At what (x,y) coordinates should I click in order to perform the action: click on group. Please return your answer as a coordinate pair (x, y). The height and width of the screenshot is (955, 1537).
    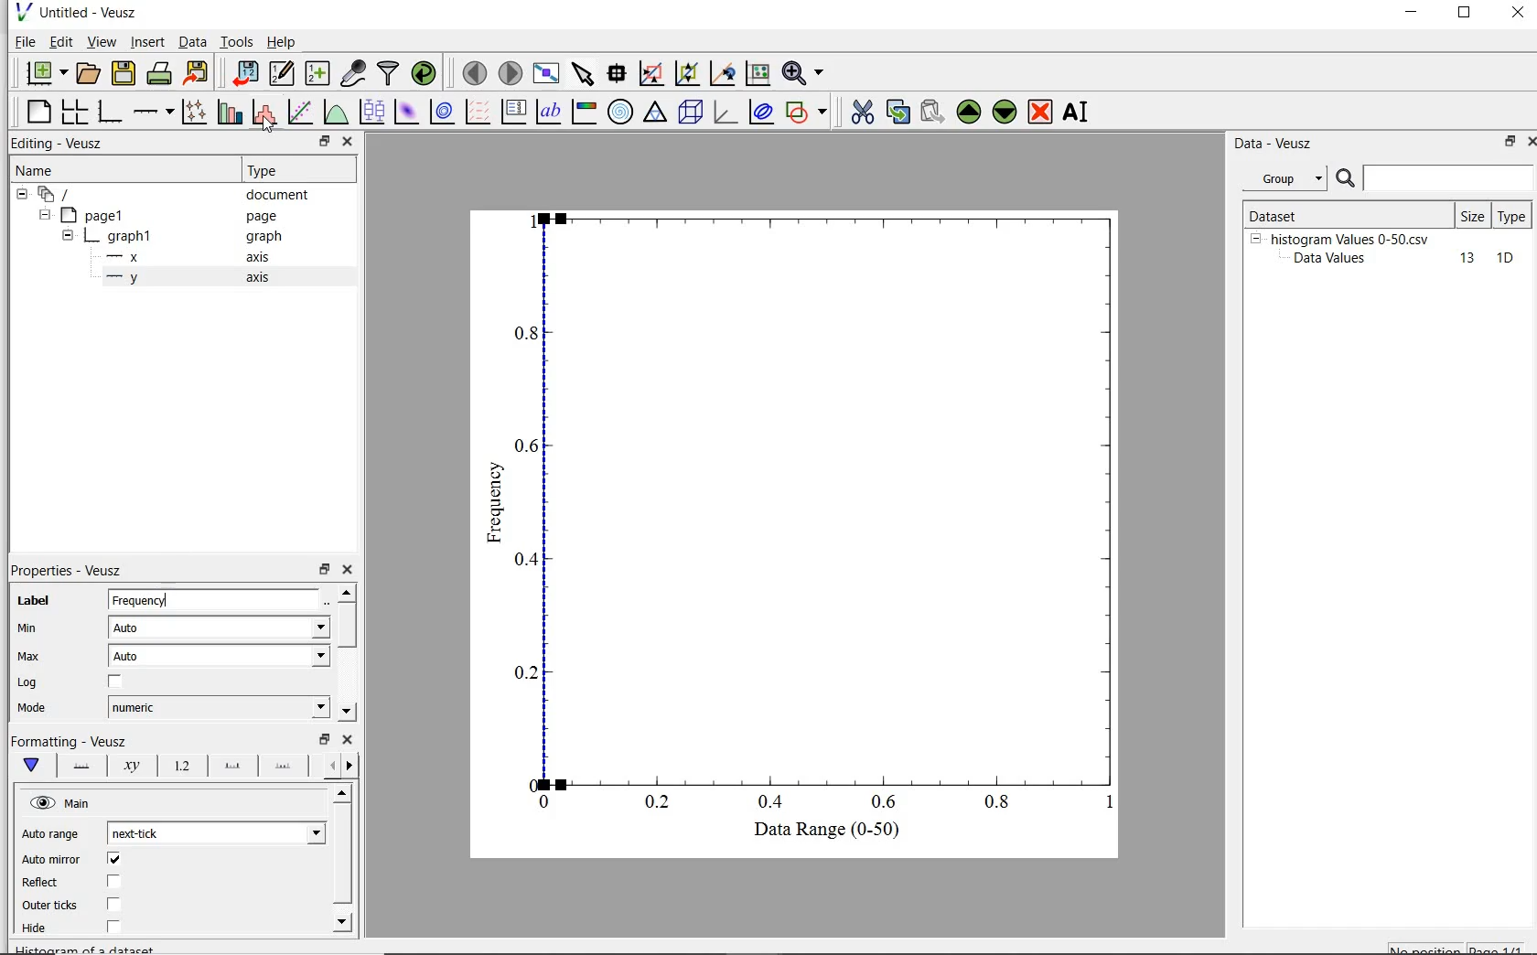
    Looking at the image, I should click on (1283, 178).